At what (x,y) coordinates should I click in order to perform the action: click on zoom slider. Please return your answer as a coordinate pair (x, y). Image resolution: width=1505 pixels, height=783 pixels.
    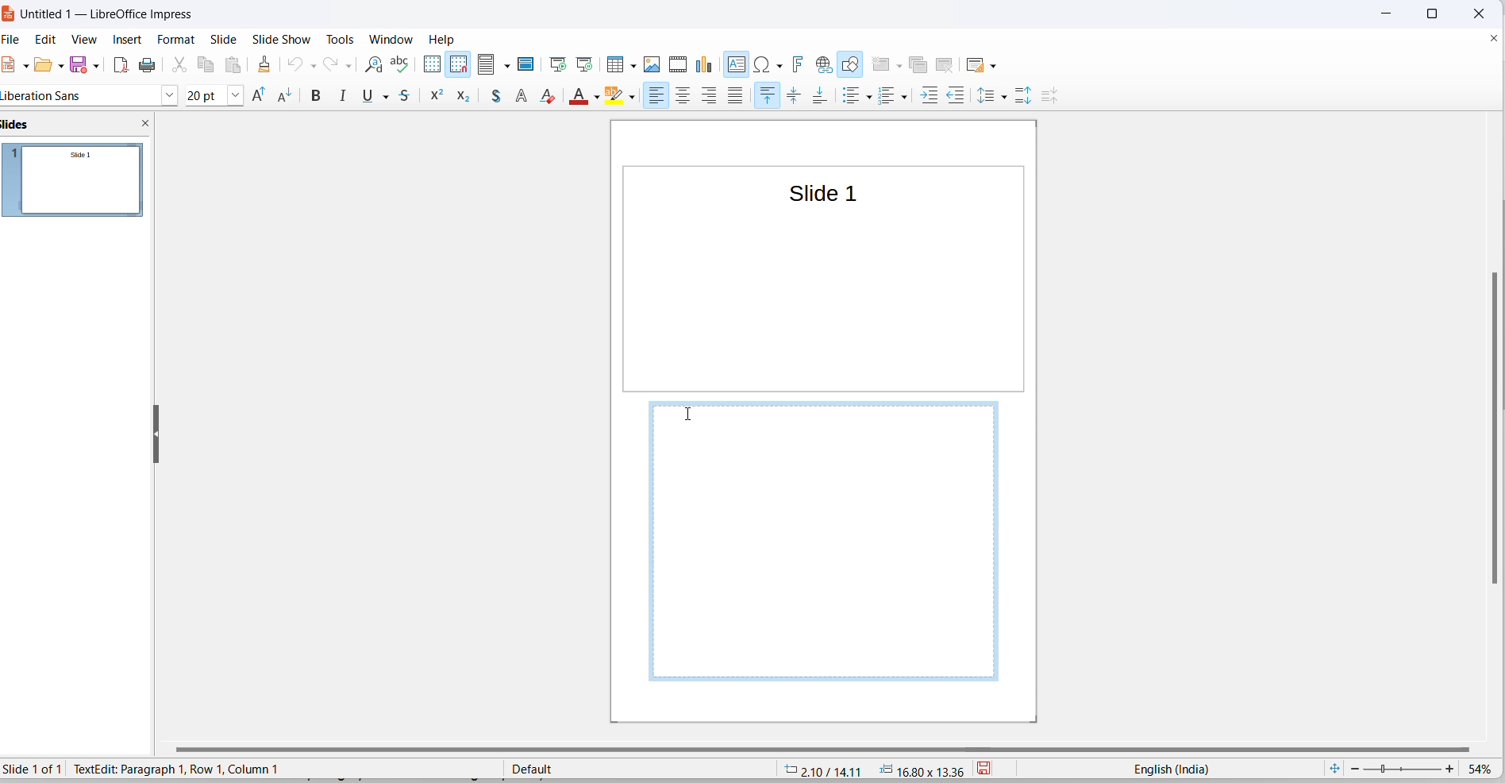
    Looking at the image, I should click on (1403, 768).